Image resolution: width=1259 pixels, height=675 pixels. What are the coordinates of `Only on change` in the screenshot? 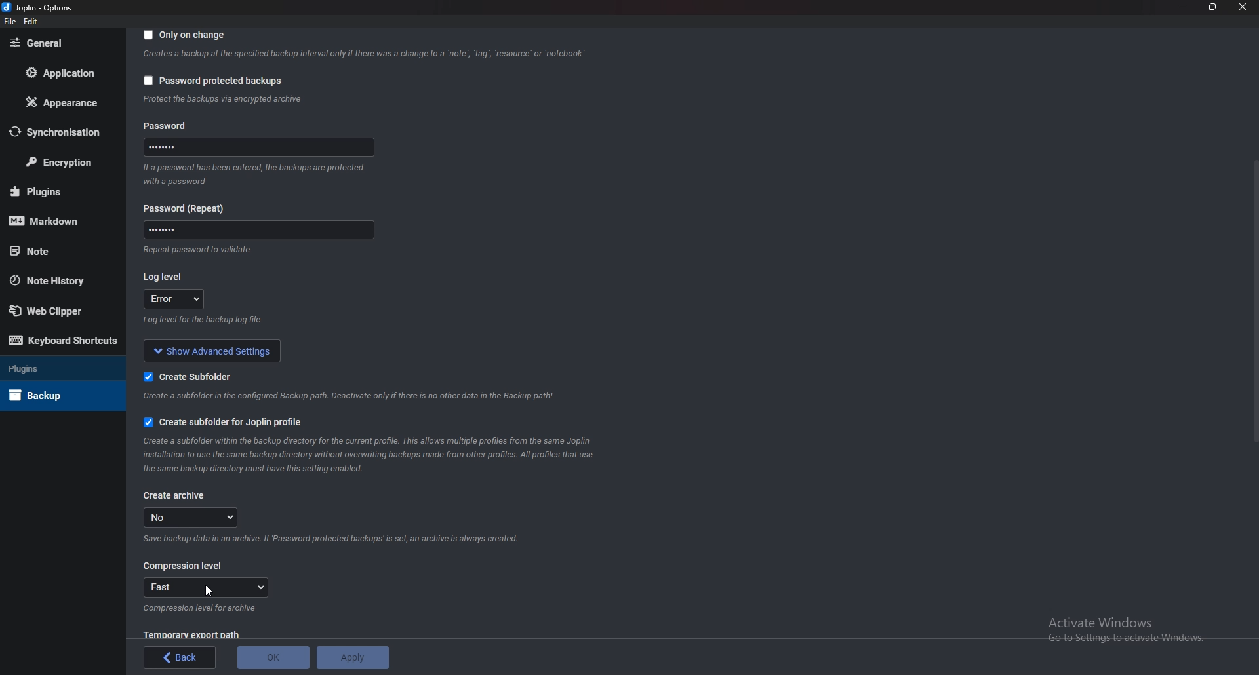 It's located at (186, 36).